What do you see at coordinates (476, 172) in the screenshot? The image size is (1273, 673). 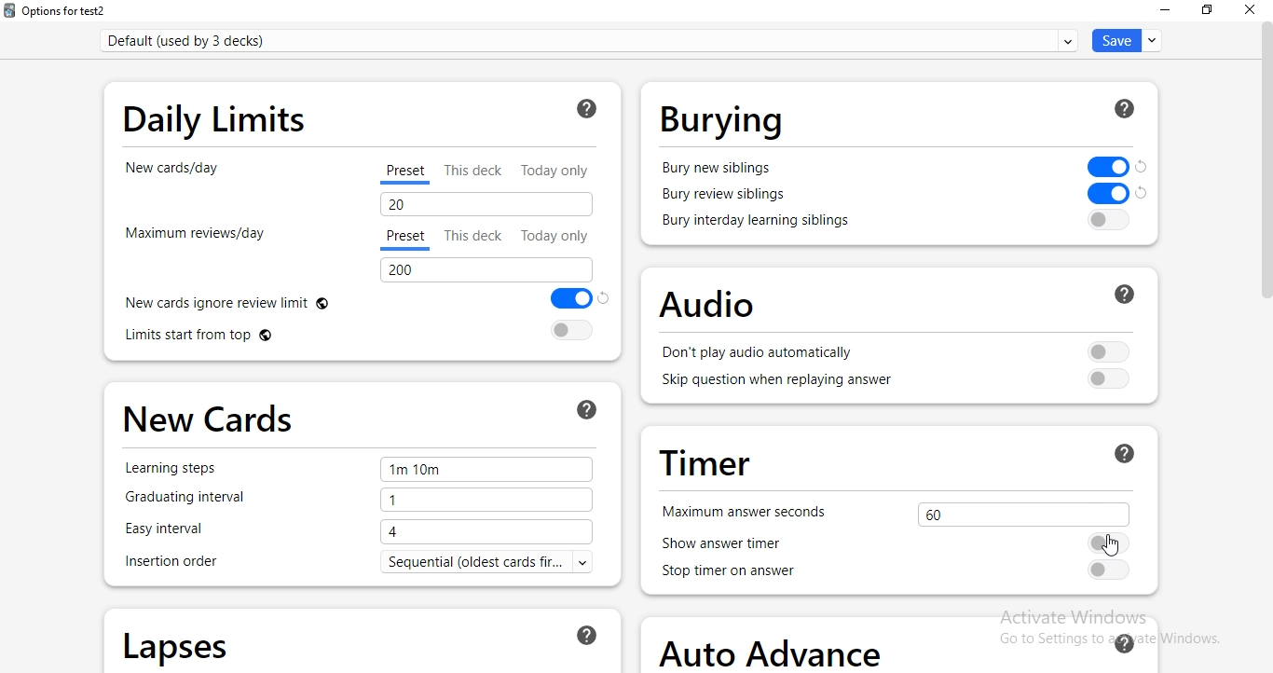 I see `This deck` at bounding box center [476, 172].